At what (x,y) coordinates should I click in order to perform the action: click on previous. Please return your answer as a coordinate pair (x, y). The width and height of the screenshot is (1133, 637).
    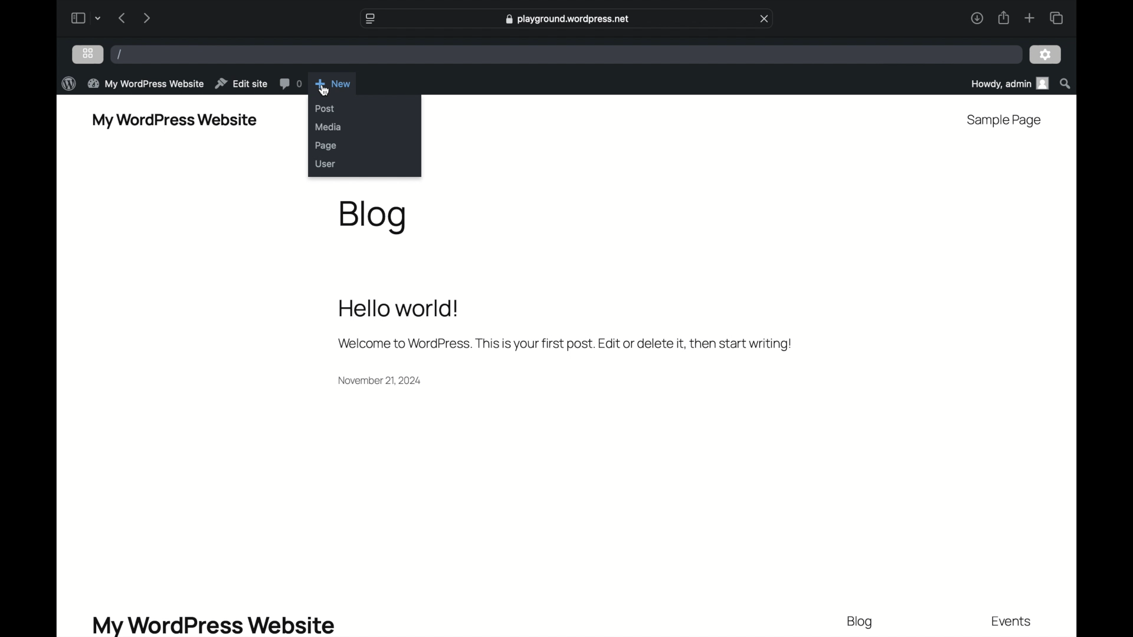
    Looking at the image, I should click on (121, 18).